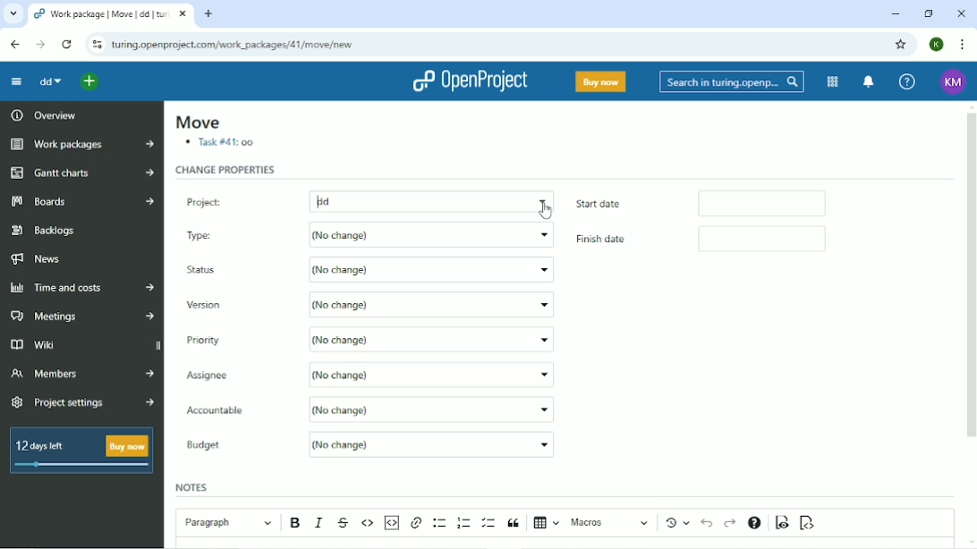 The width and height of the screenshot is (977, 549). I want to click on Macros, so click(611, 522).